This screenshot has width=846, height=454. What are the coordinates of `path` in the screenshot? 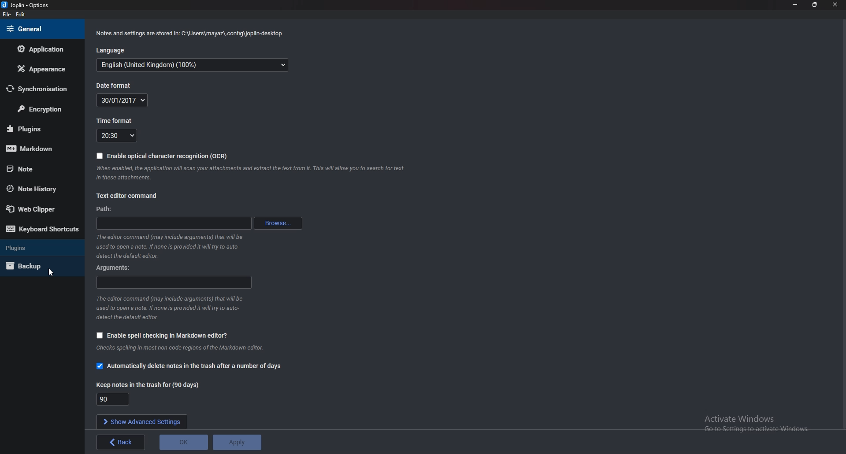 It's located at (107, 209).